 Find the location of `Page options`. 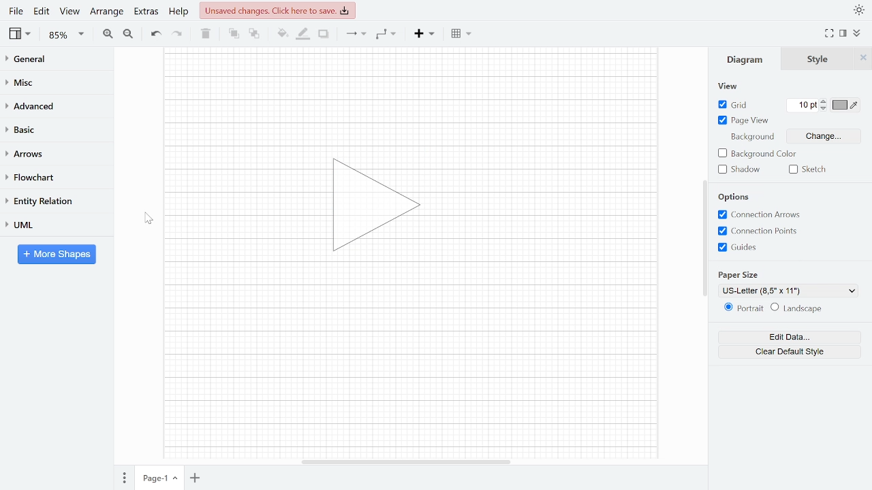

Page options is located at coordinates (177, 480).